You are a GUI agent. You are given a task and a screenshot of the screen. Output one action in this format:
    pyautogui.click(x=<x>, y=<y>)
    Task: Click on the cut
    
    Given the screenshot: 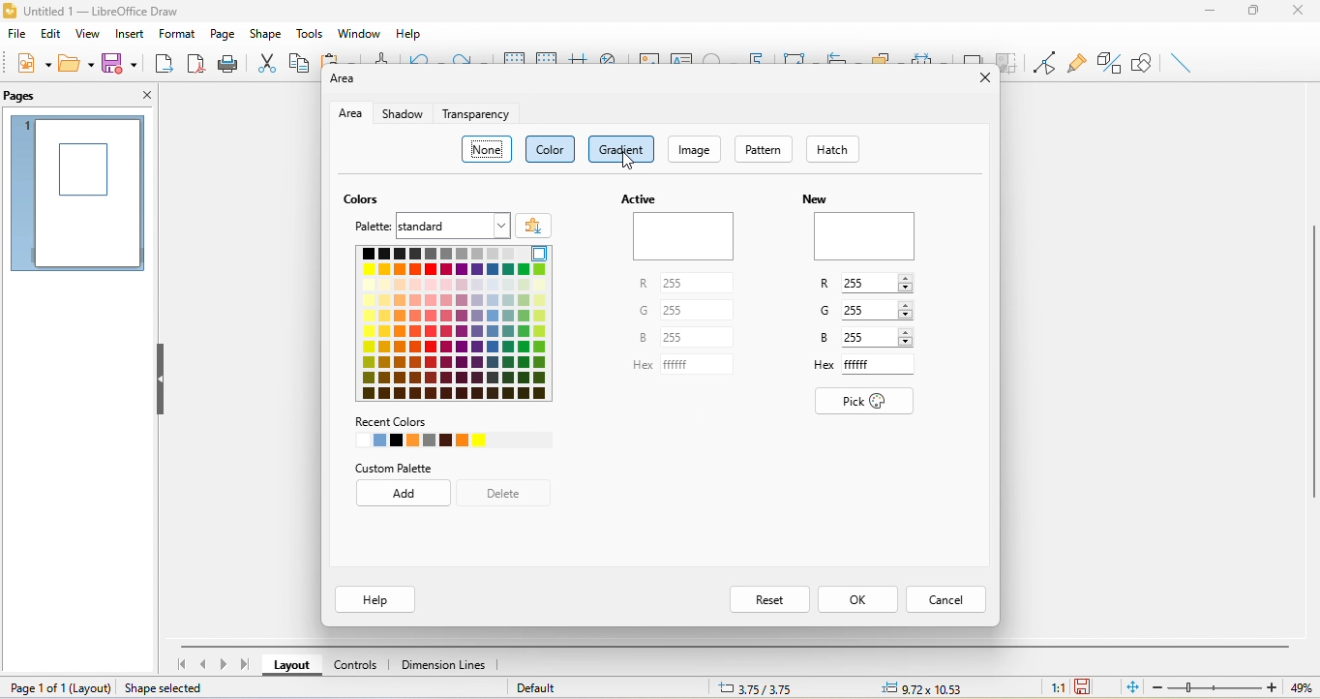 What is the action you would take?
    pyautogui.click(x=268, y=61)
    